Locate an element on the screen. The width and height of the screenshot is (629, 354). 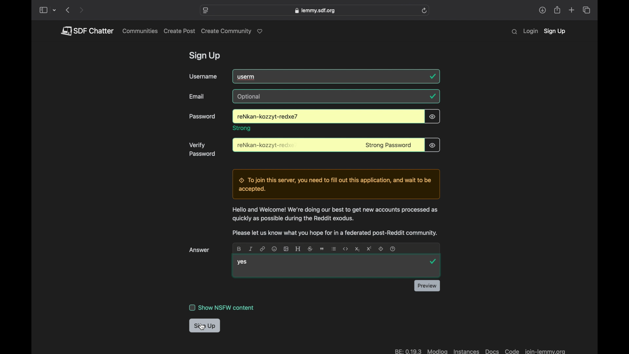
visibility toggle is located at coordinates (433, 116).